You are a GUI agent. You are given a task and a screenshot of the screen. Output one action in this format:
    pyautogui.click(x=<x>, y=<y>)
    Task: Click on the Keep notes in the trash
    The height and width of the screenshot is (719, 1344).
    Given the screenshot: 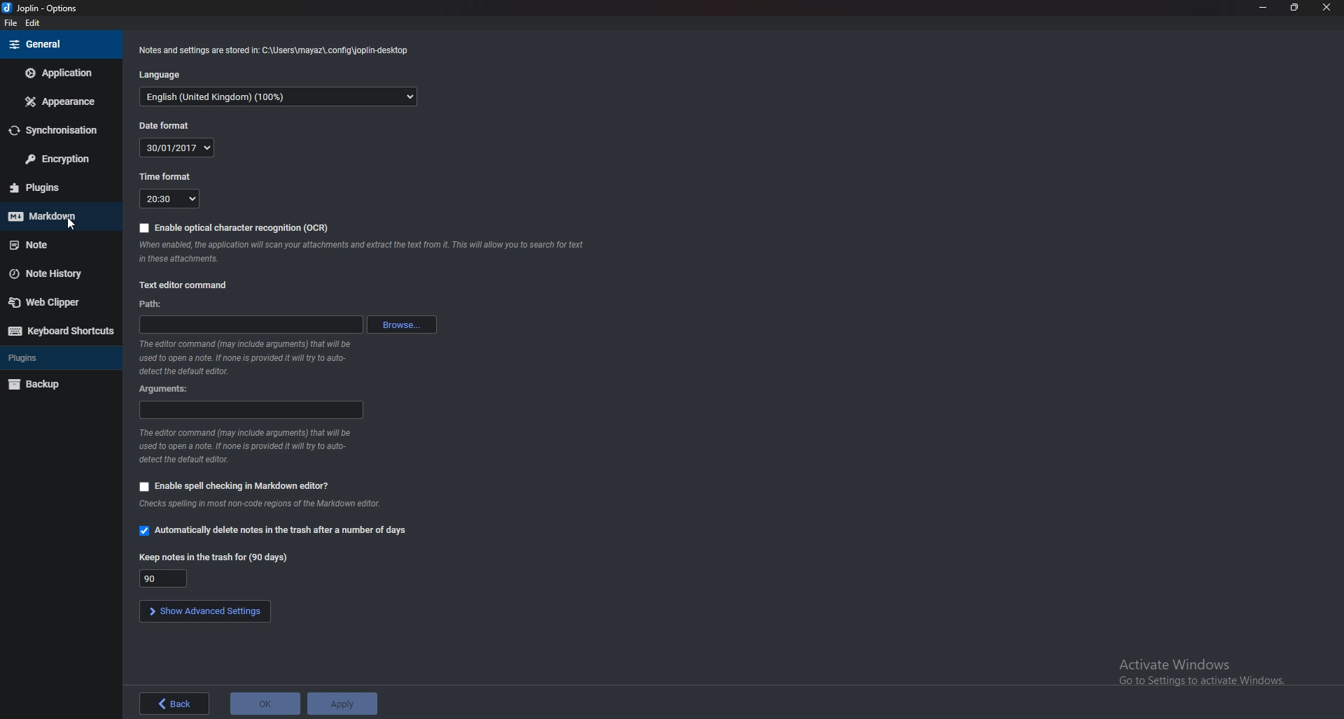 What is the action you would take?
    pyautogui.click(x=168, y=578)
    